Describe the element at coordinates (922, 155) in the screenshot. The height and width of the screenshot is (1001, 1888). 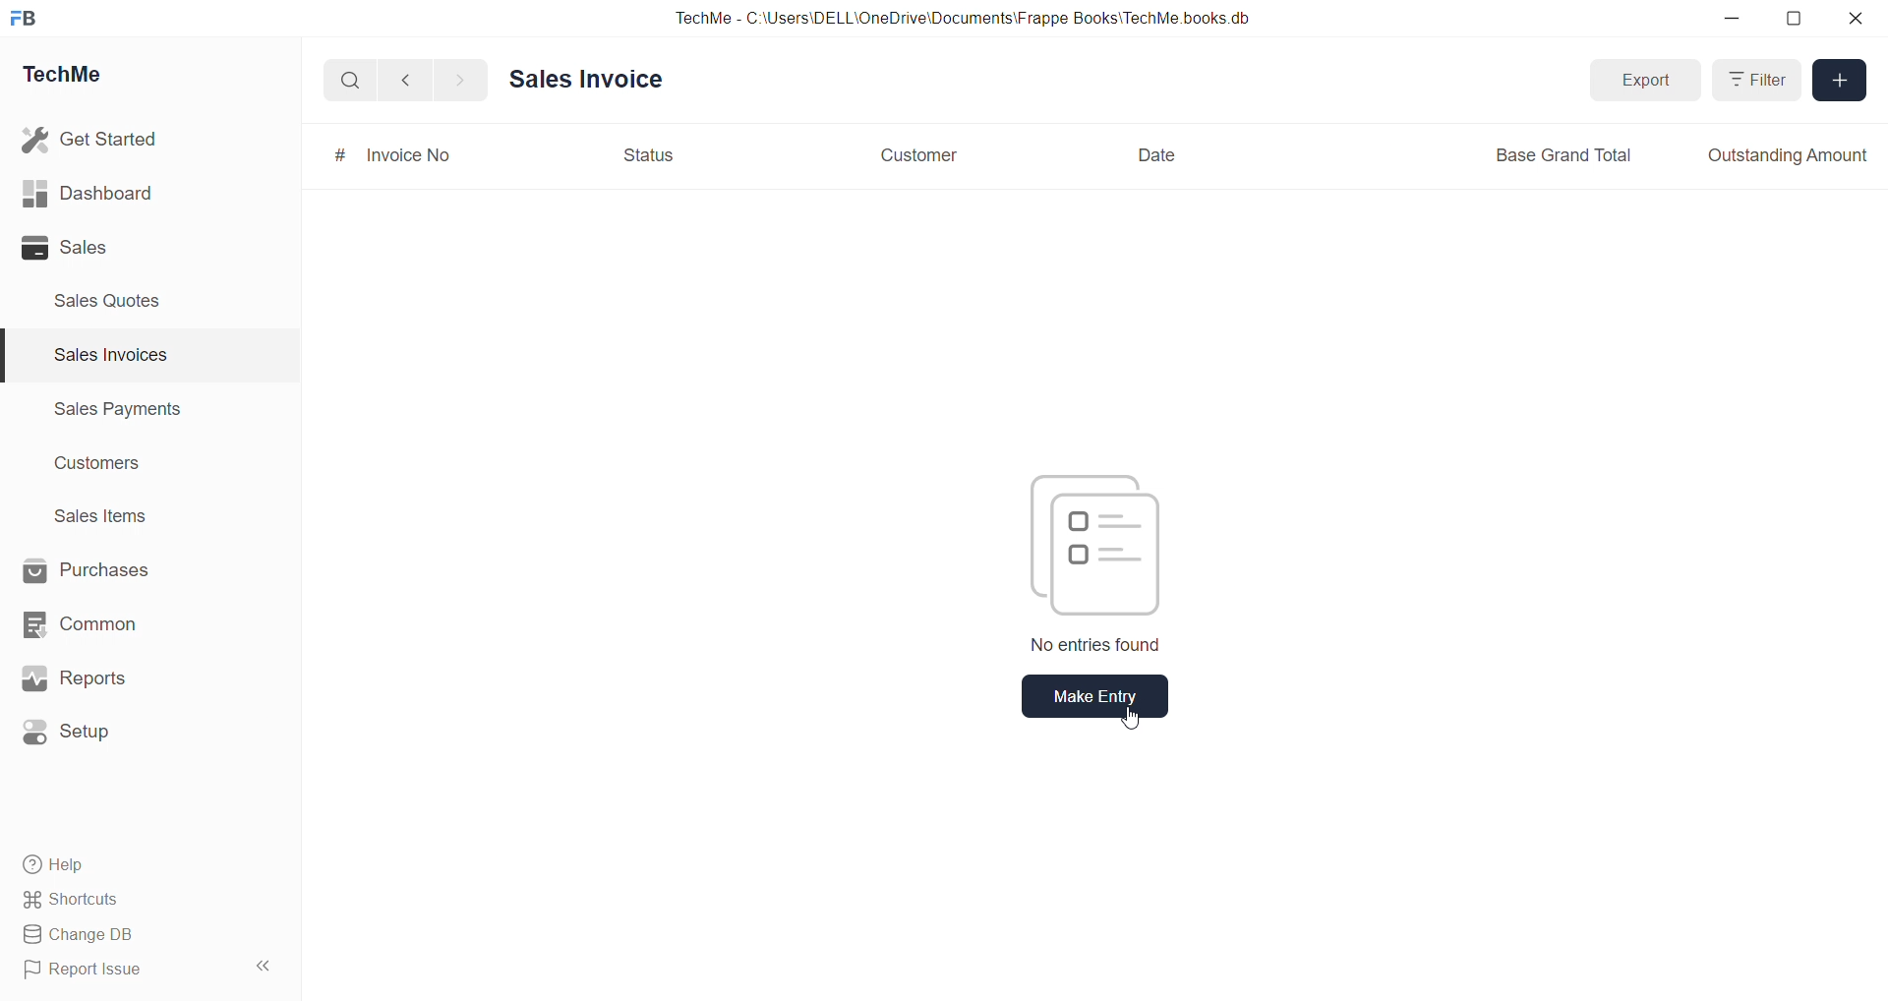
I see `Customer` at that location.